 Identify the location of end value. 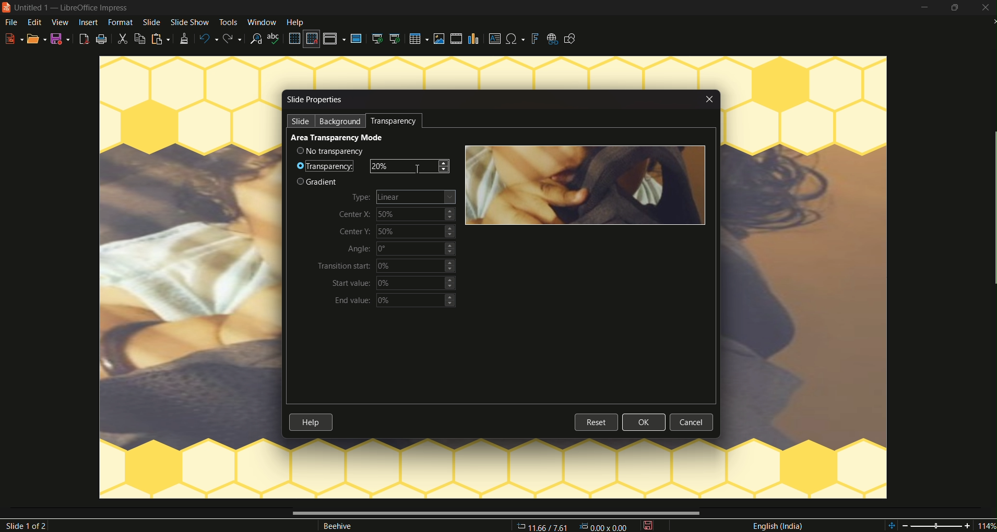
(352, 301).